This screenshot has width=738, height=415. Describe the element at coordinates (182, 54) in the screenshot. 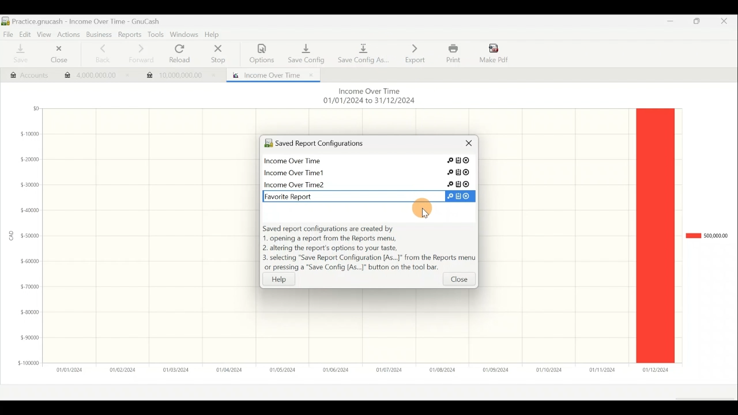

I see `Reload` at that location.